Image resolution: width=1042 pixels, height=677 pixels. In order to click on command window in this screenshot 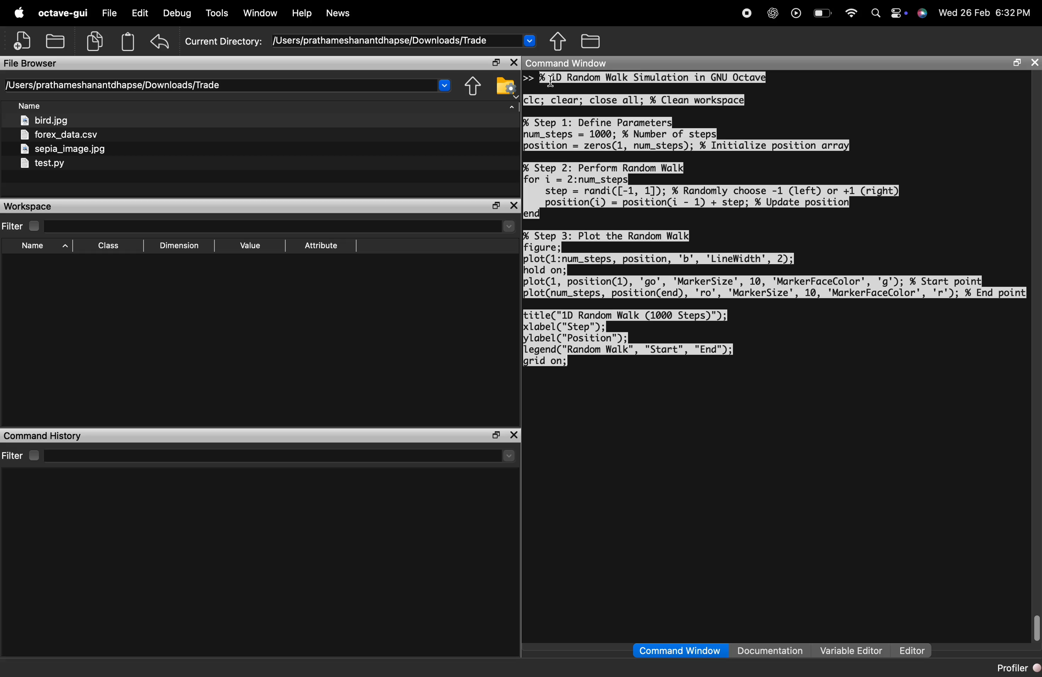, I will do `click(681, 650)`.